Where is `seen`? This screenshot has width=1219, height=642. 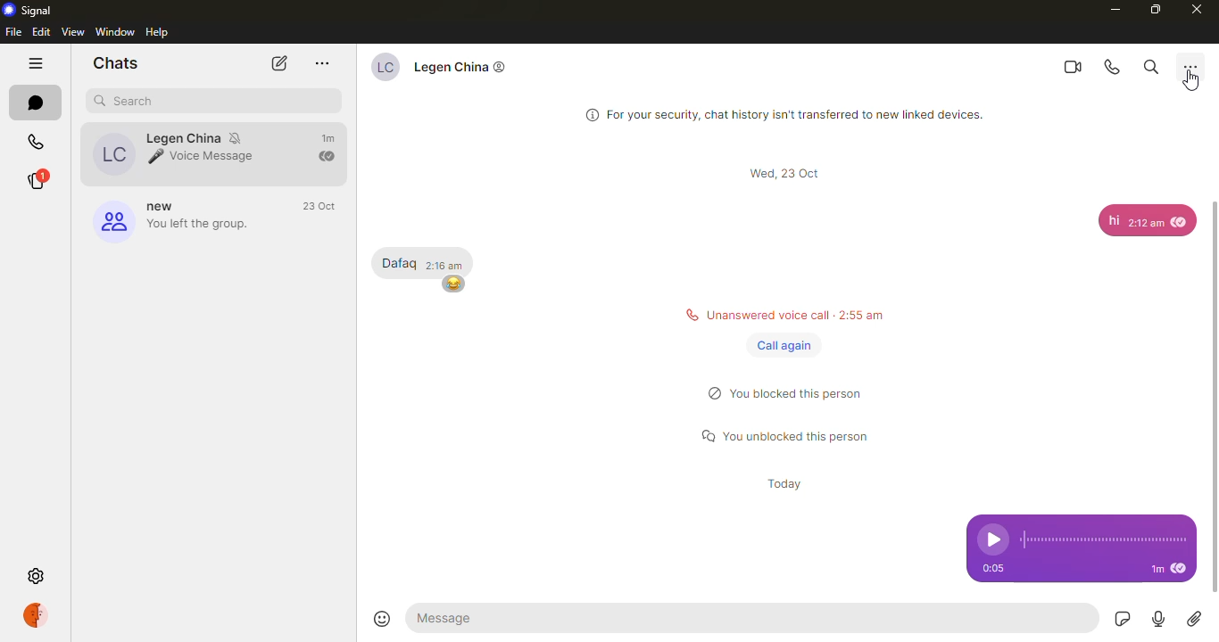 seen is located at coordinates (1178, 569).